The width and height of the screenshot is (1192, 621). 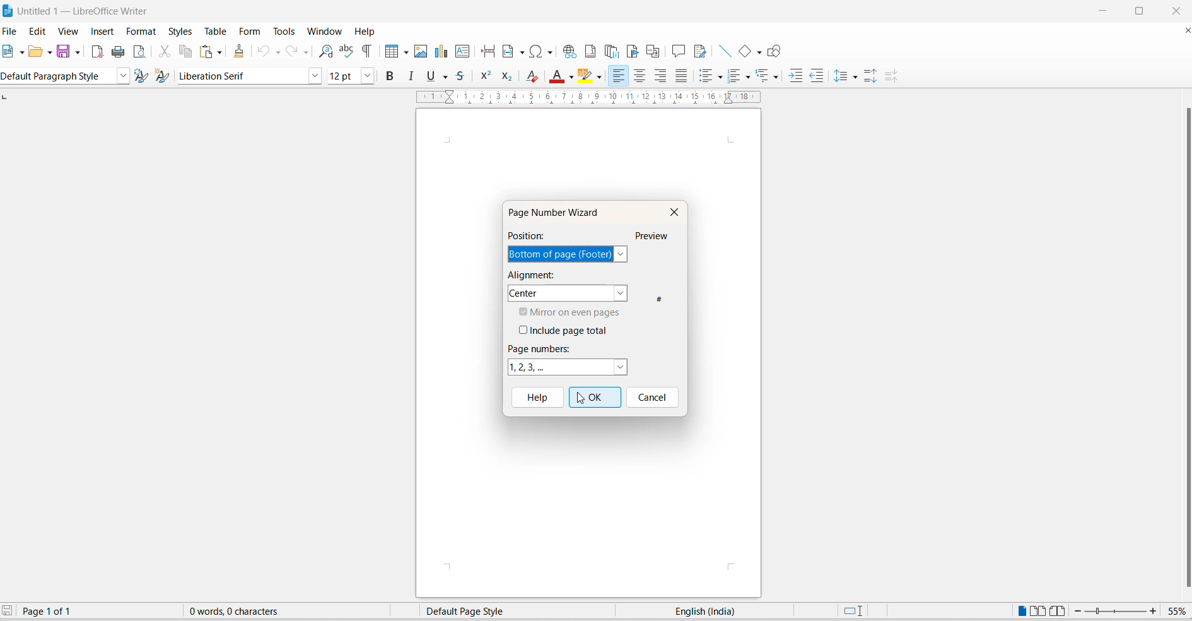 What do you see at coordinates (576, 311) in the screenshot?
I see `mirror on even changes ` at bounding box center [576, 311].